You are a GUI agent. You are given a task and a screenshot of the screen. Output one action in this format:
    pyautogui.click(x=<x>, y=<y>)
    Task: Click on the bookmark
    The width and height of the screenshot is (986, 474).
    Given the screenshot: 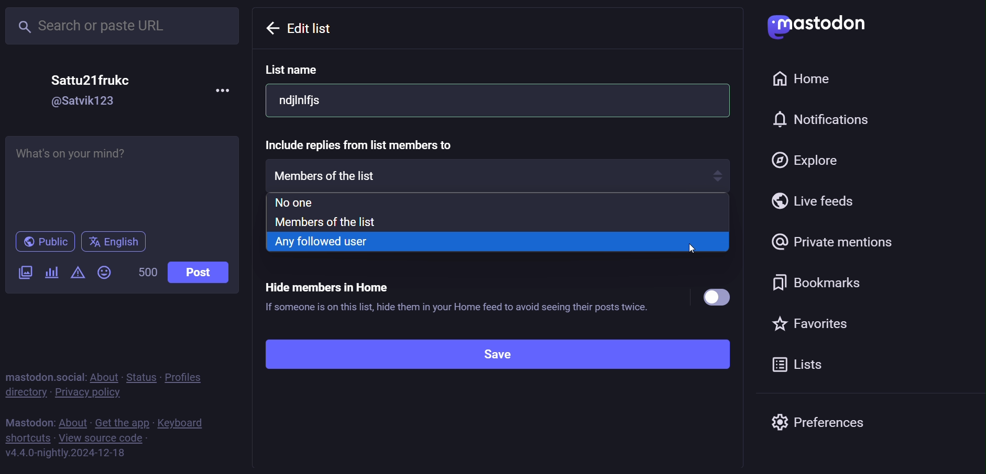 What is the action you would take?
    pyautogui.click(x=822, y=285)
    